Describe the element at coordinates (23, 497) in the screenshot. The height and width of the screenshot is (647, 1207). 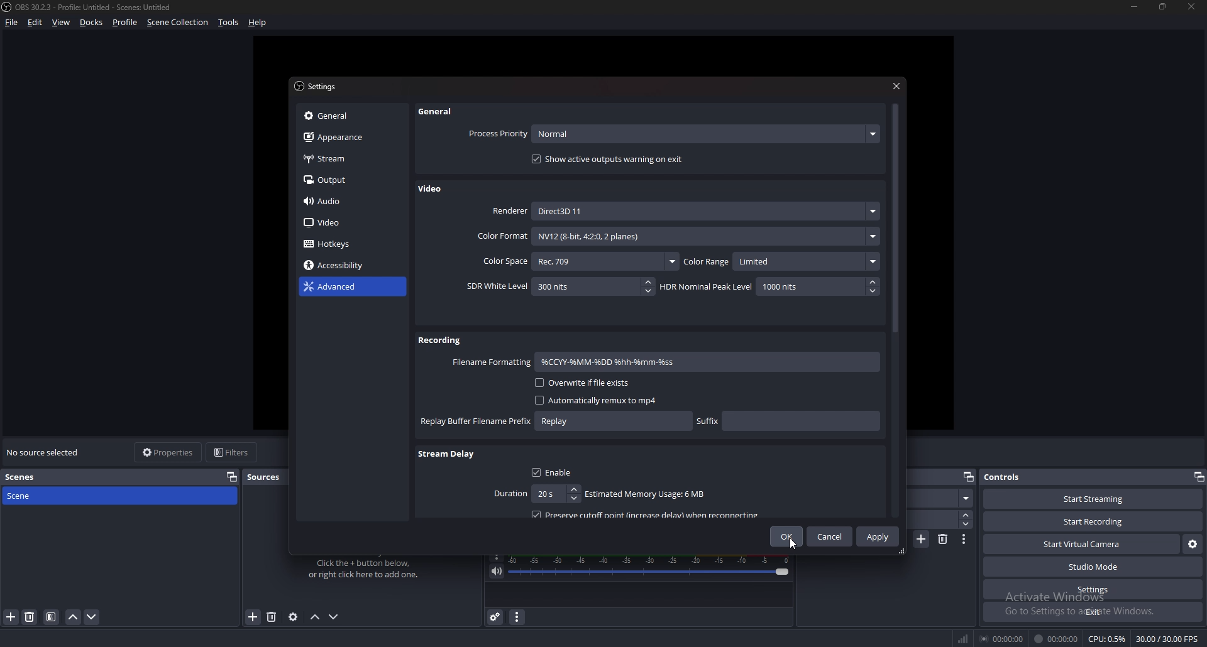
I see `scene` at that location.